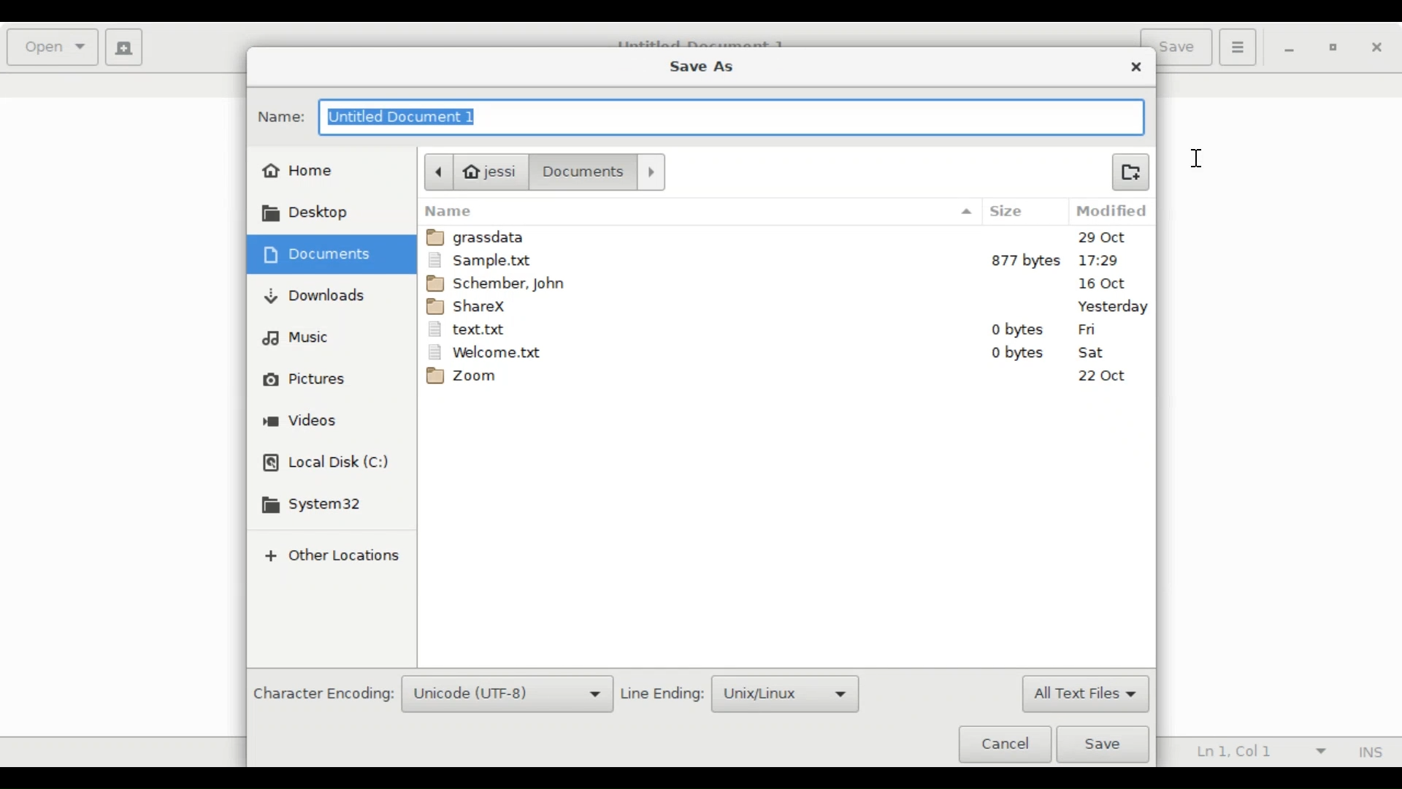  I want to click on System32, so click(316, 506).